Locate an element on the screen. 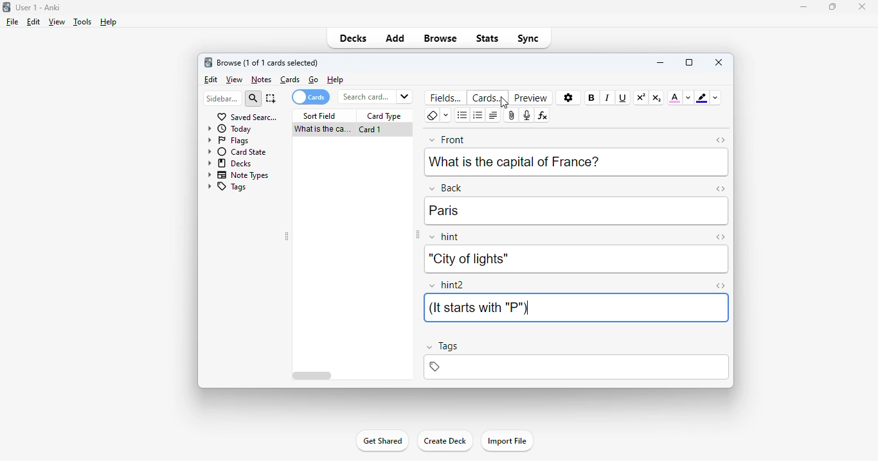 This screenshot has width=878, height=461. horizontal scroll bar is located at coordinates (314, 376).